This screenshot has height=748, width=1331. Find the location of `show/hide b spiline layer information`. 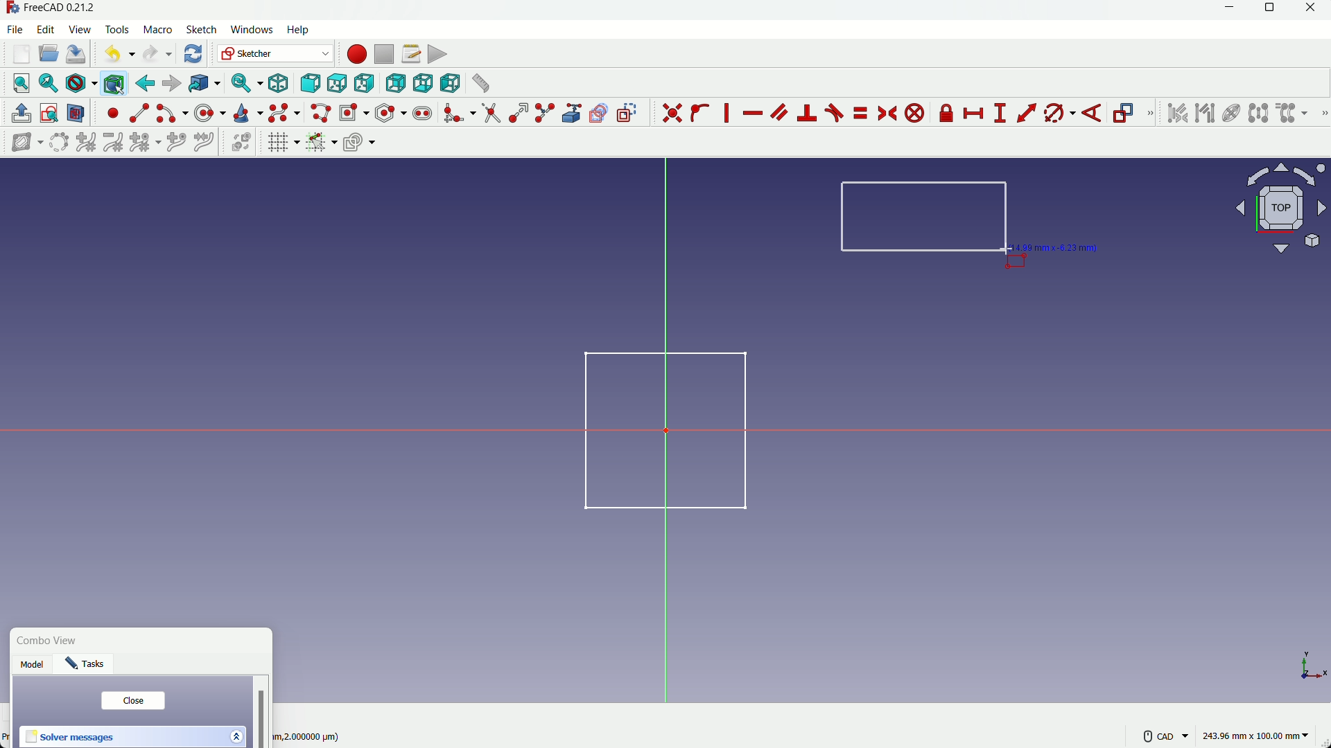

show/hide b spiline layer information is located at coordinates (21, 143).